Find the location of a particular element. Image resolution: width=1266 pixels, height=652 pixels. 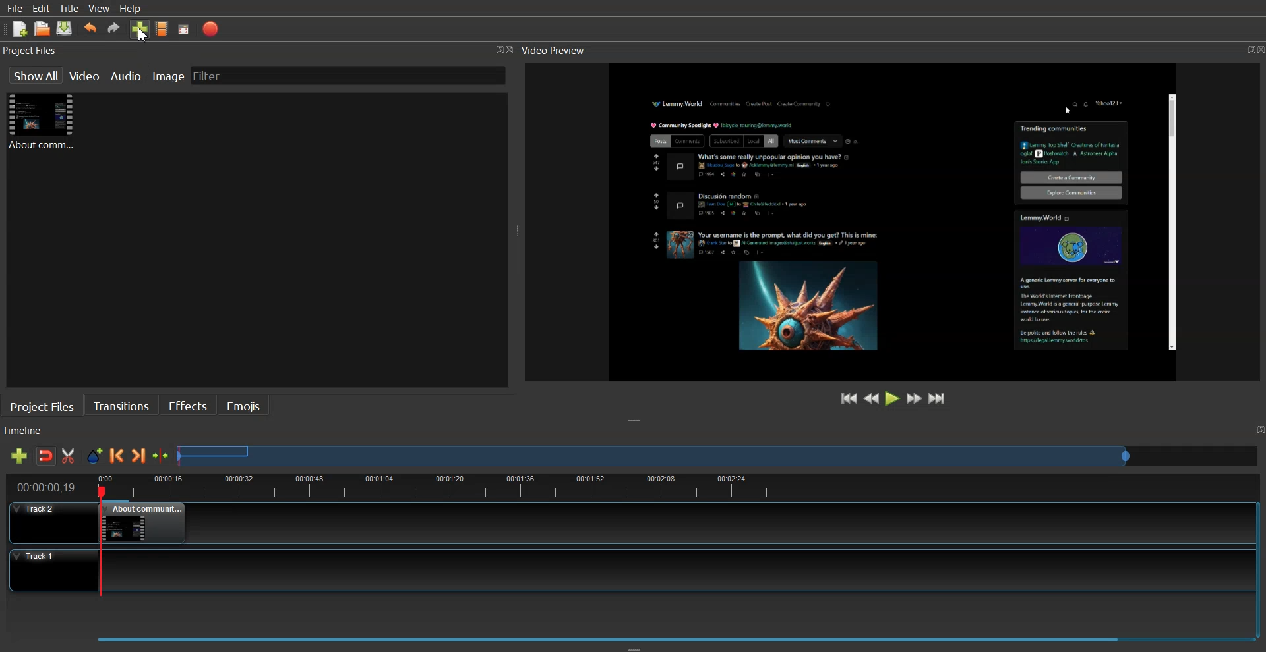

Track 1 is located at coordinates (622, 570).